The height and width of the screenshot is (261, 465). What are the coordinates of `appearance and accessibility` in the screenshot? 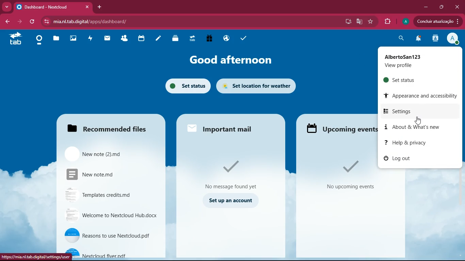 It's located at (420, 94).